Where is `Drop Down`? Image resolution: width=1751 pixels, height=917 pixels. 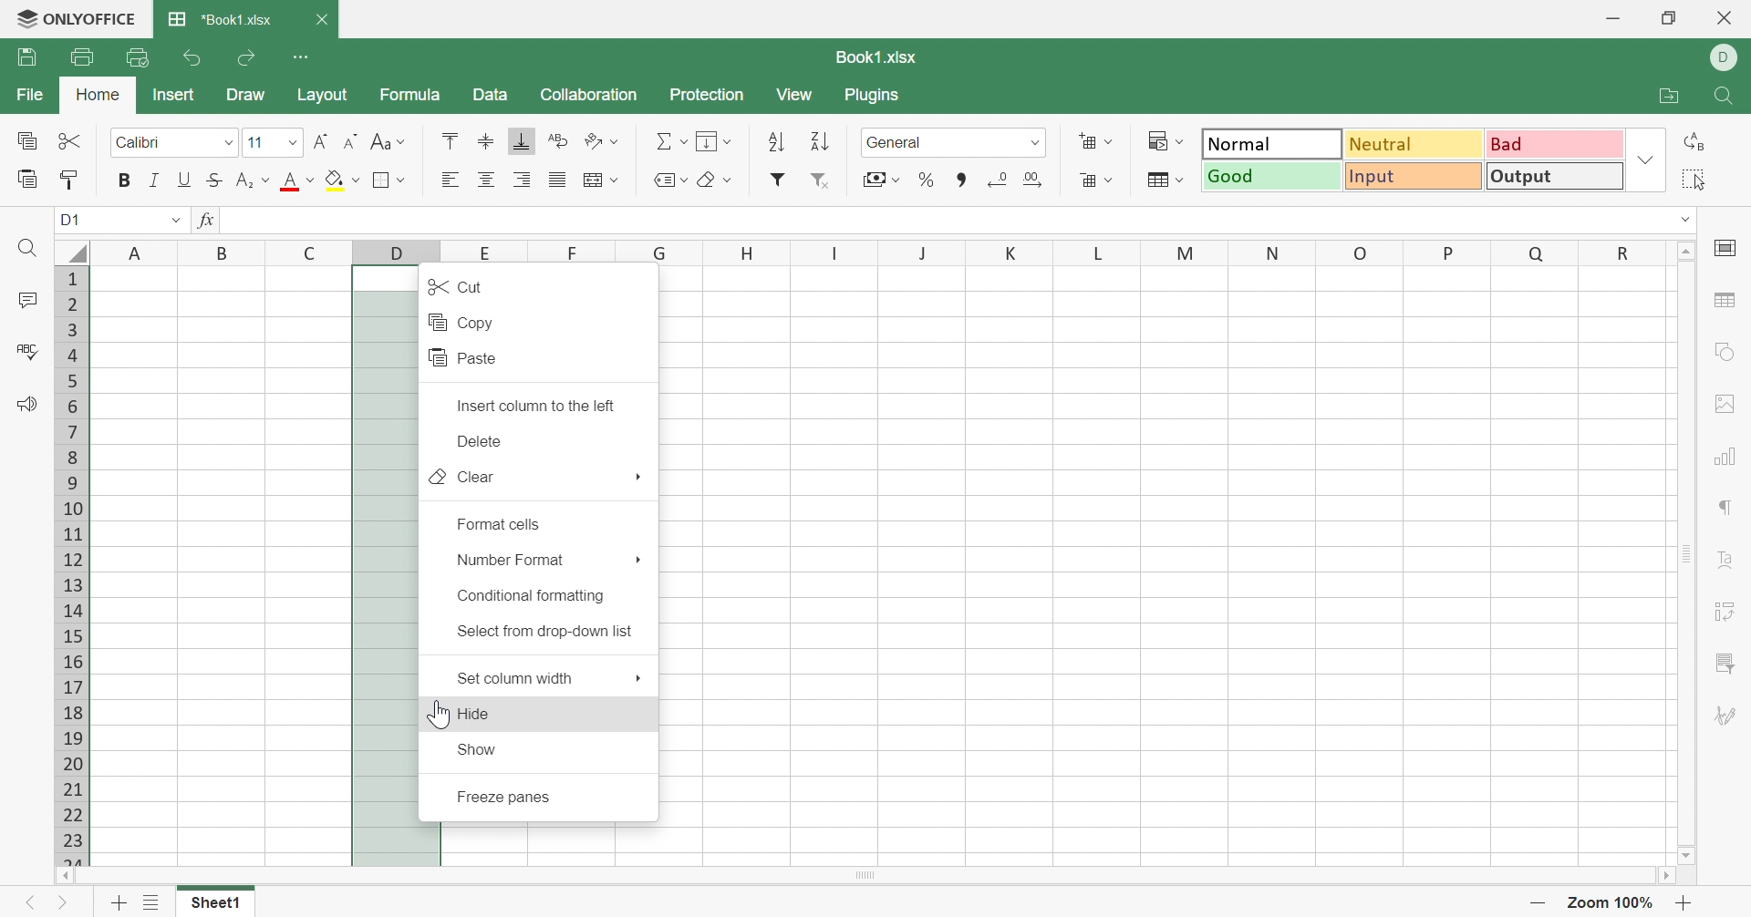 Drop Down is located at coordinates (1038, 142).